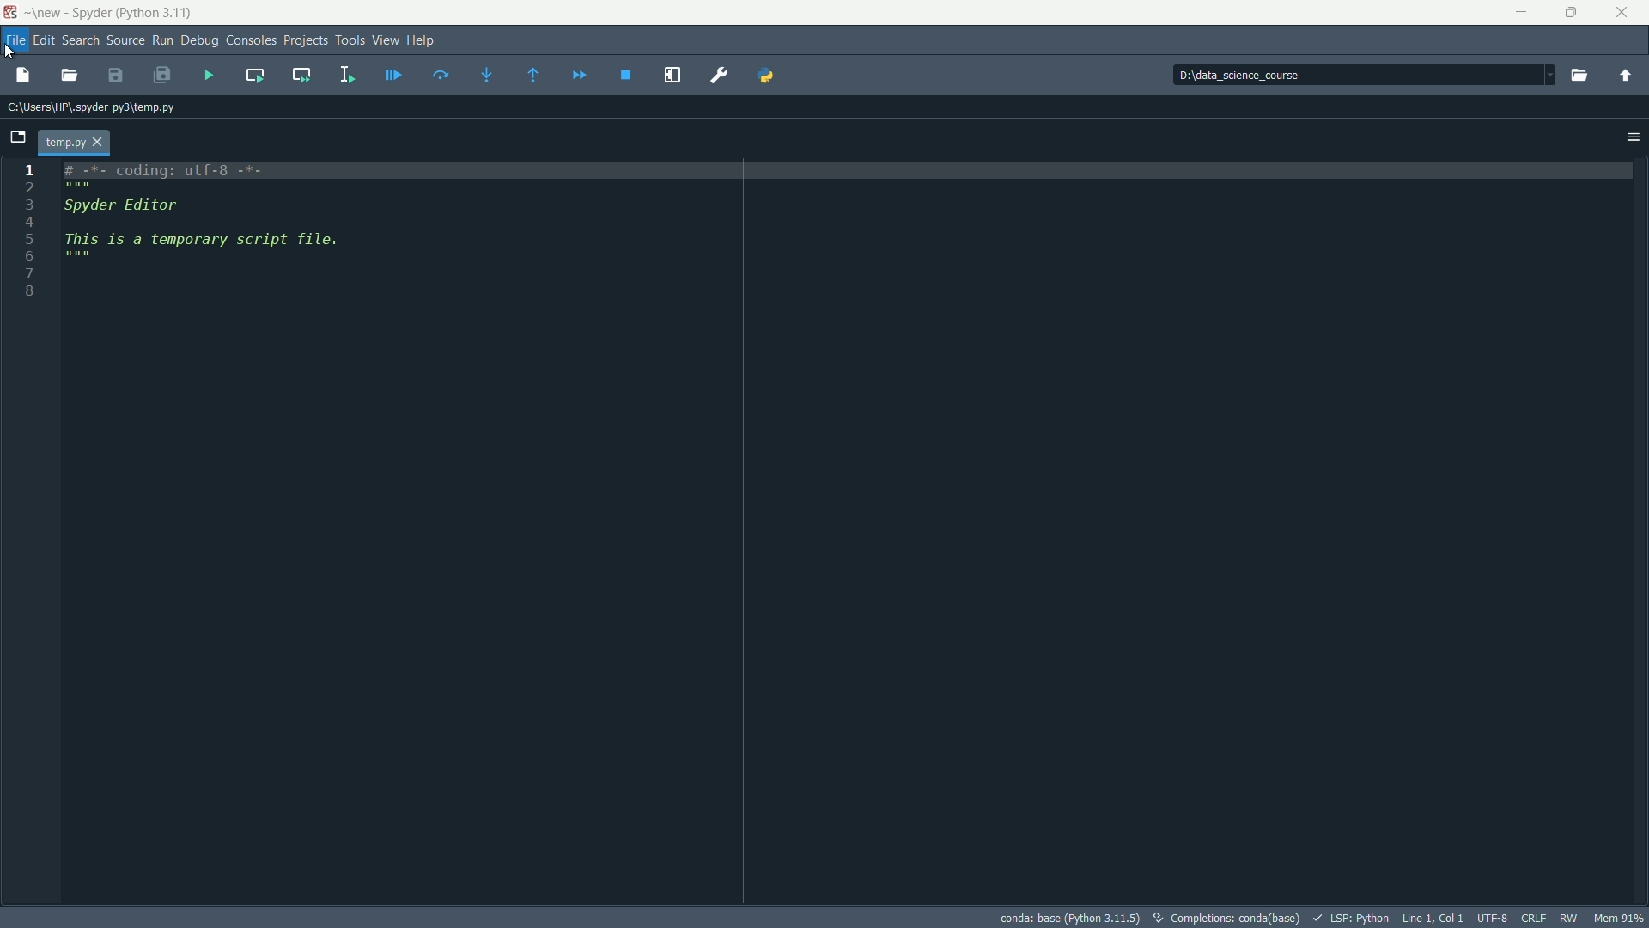 The image size is (1649, 928). What do you see at coordinates (1230, 916) in the screenshot?
I see `completion conda` at bounding box center [1230, 916].